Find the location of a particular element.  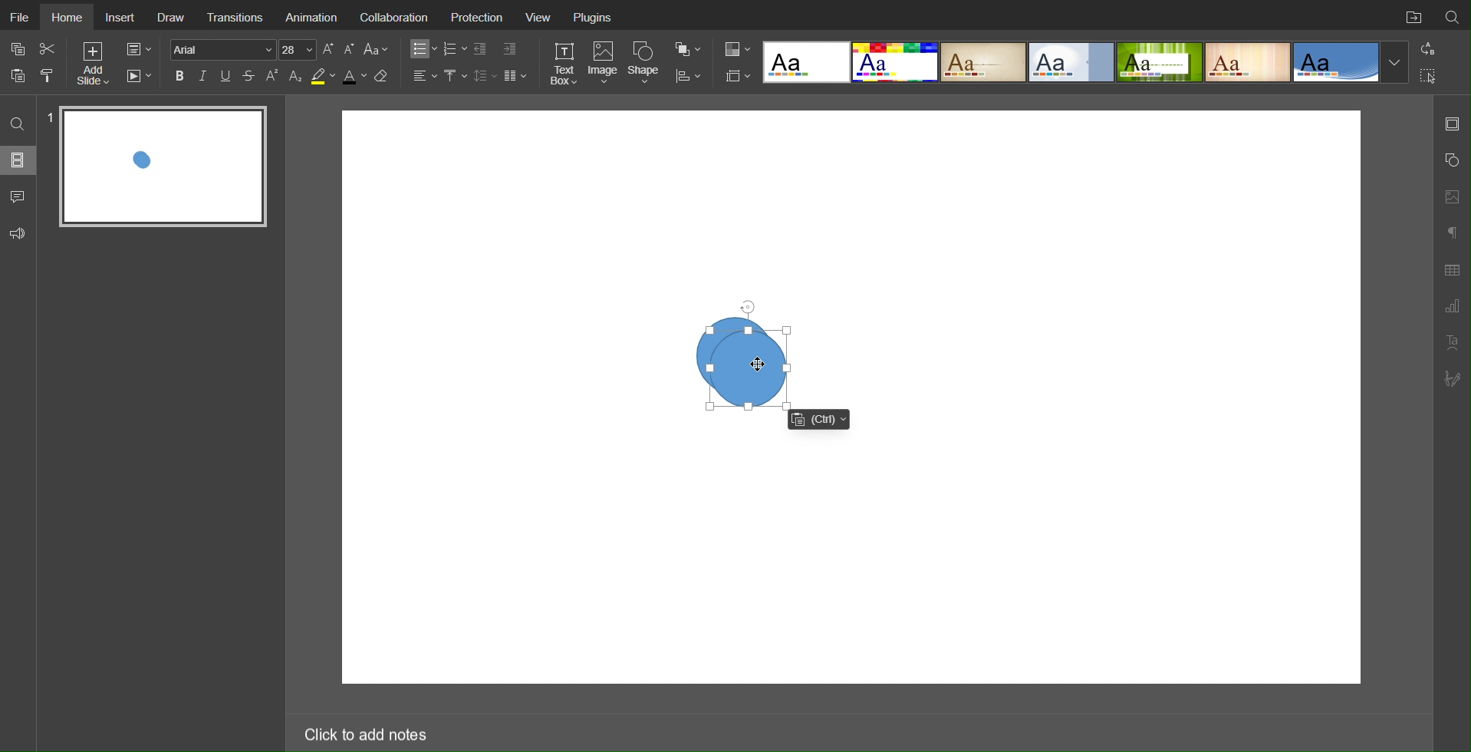

Decrease Indent is located at coordinates (482, 49).